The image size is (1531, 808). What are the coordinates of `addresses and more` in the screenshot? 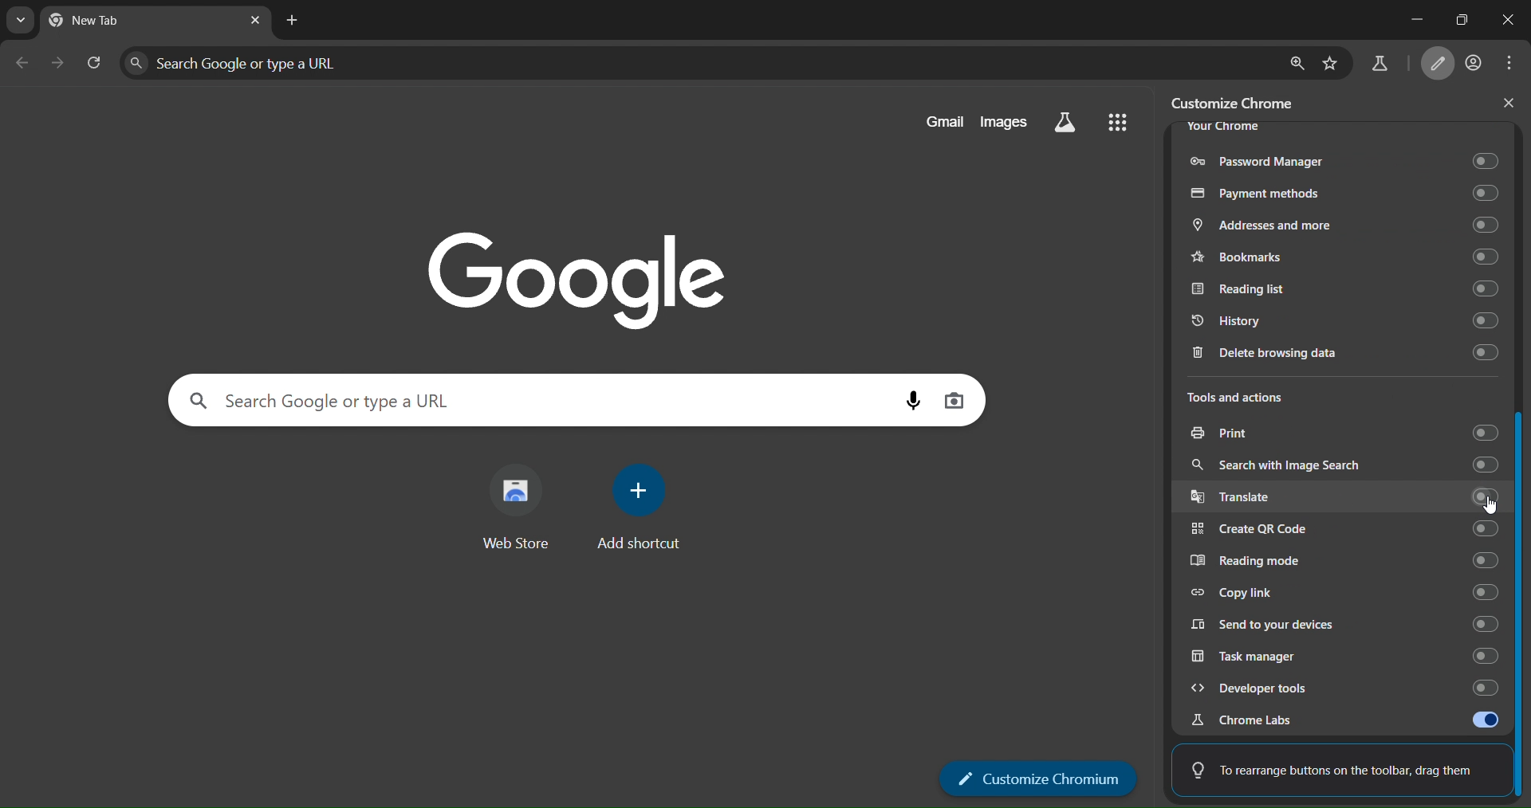 It's located at (1340, 224).